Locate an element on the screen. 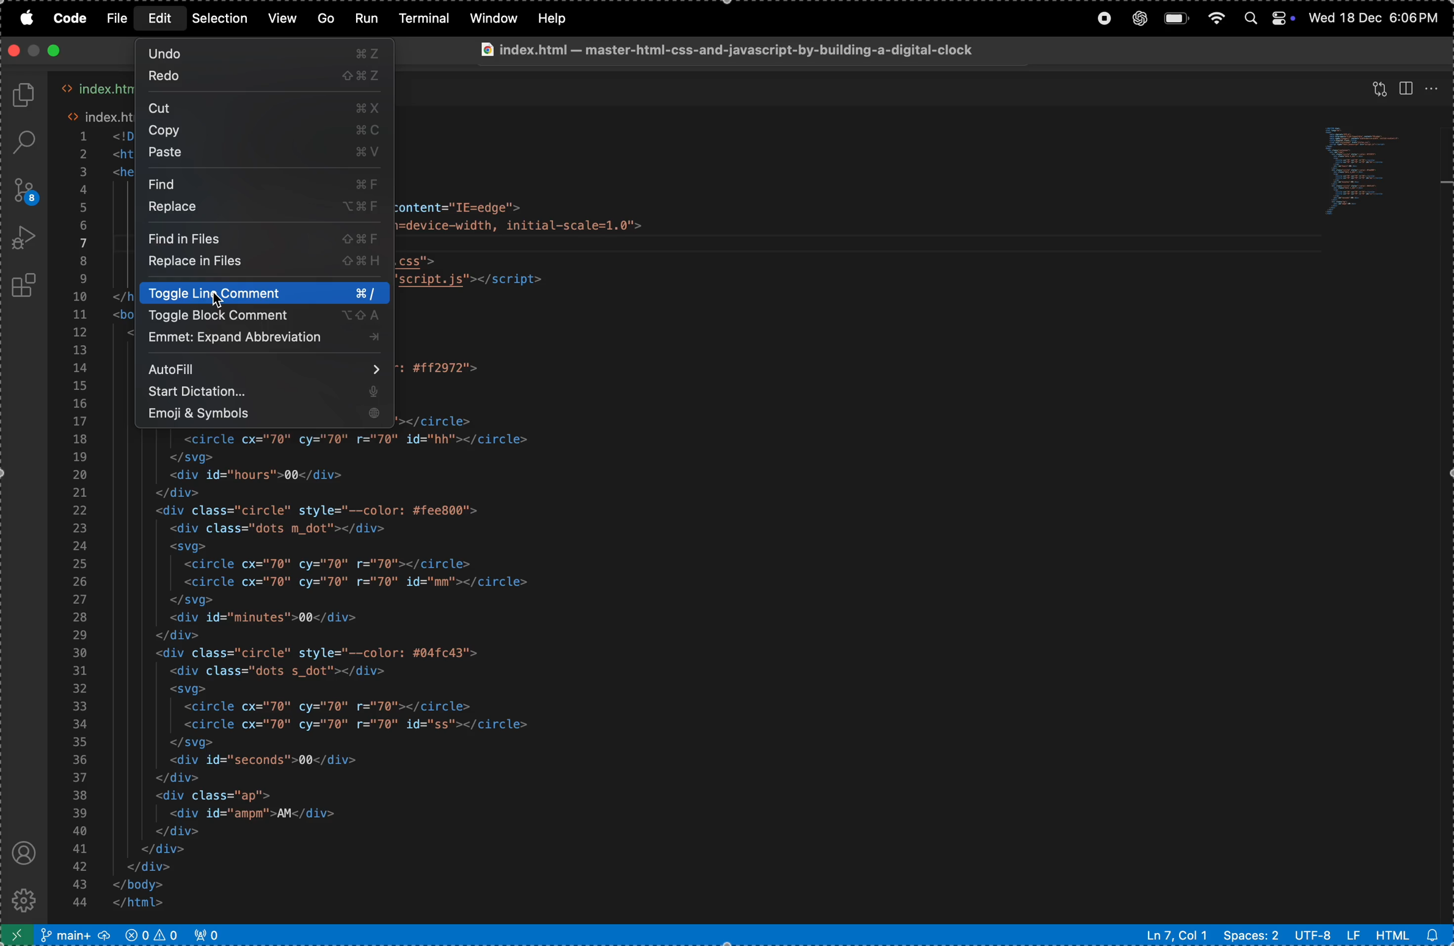 The height and width of the screenshot is (946, 1454). no problem is located at coordinates (151, 934).